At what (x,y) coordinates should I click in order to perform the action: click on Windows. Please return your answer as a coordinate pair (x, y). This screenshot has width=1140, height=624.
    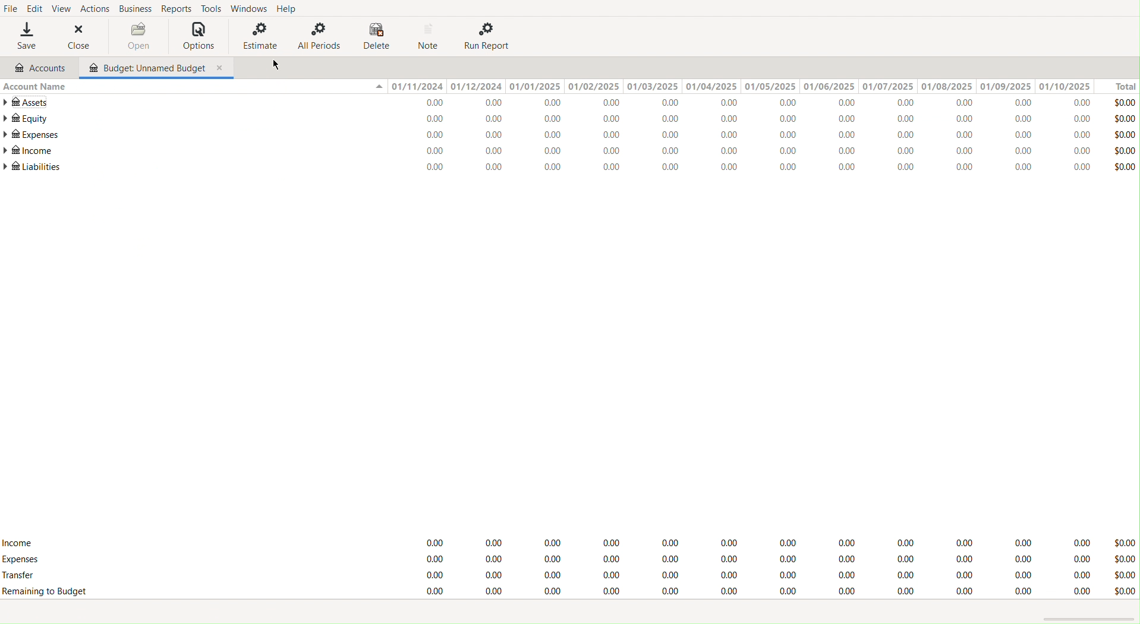
    Looking at the image, I should click on (250, 8).